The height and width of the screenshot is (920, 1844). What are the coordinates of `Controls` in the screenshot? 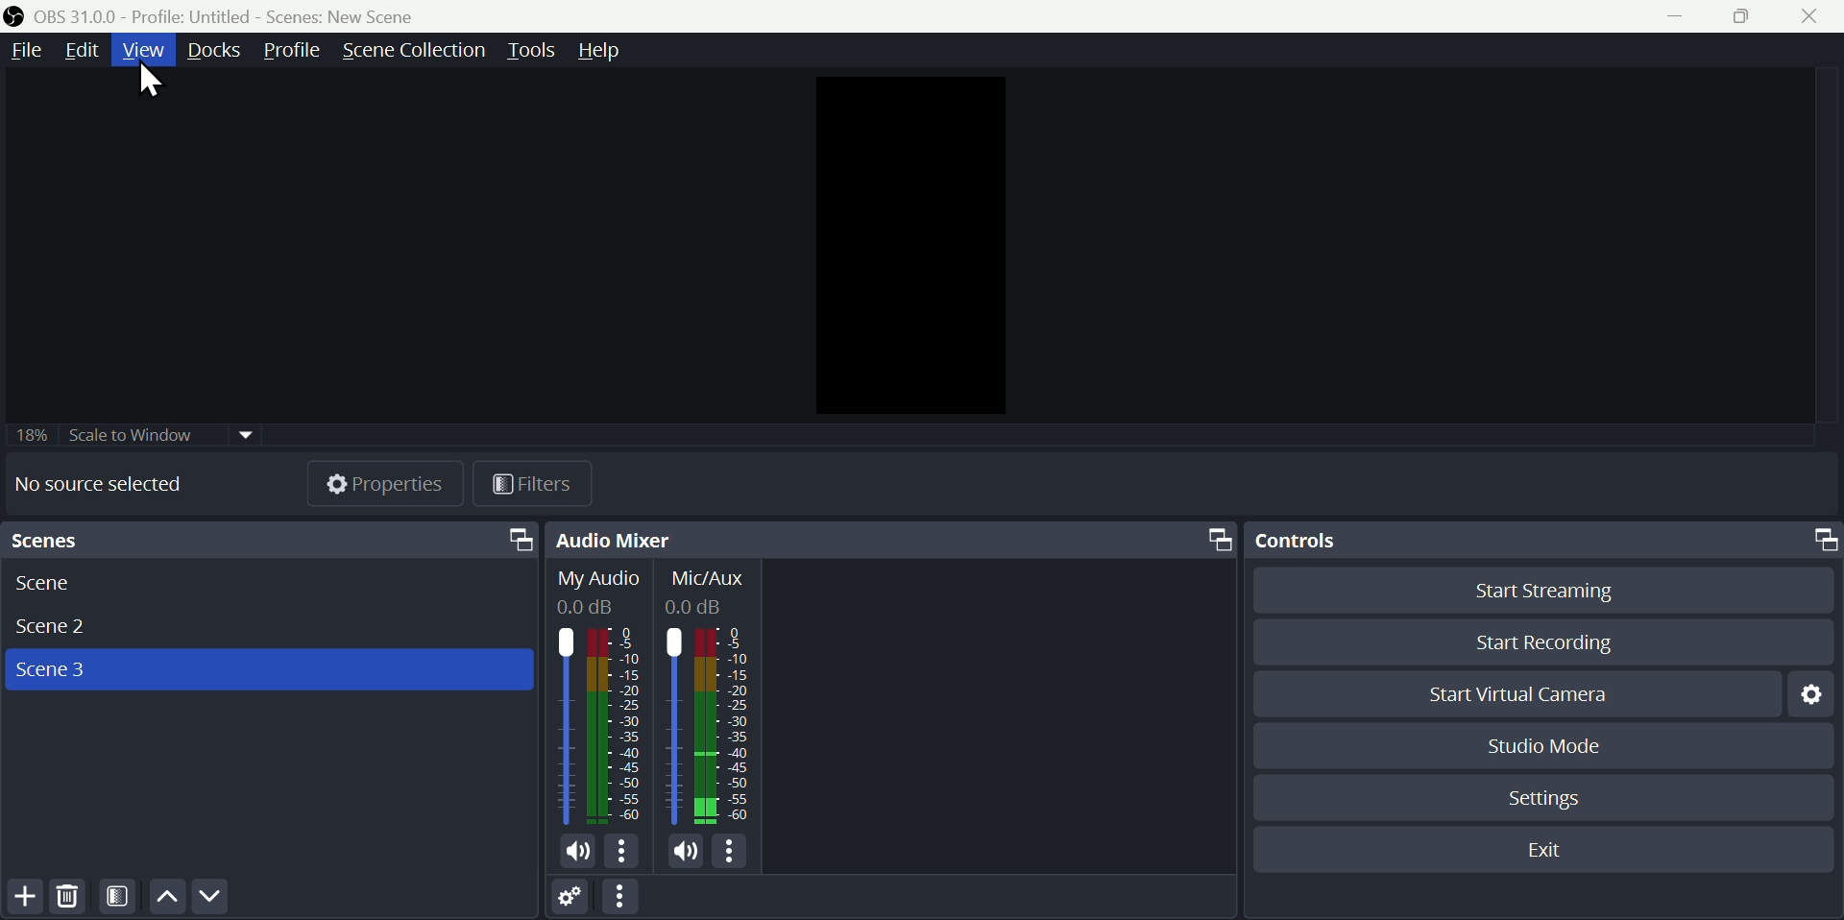 It's located at (1543, 541).